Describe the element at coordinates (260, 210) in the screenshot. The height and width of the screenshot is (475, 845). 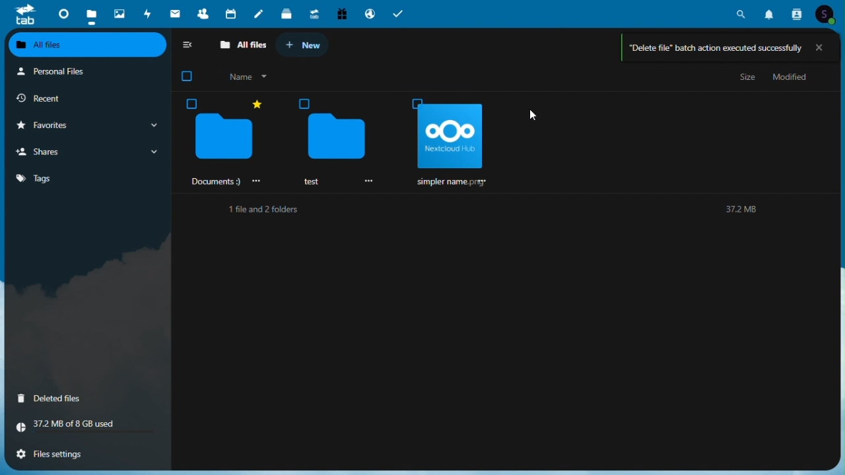
I see `Text` at that location.